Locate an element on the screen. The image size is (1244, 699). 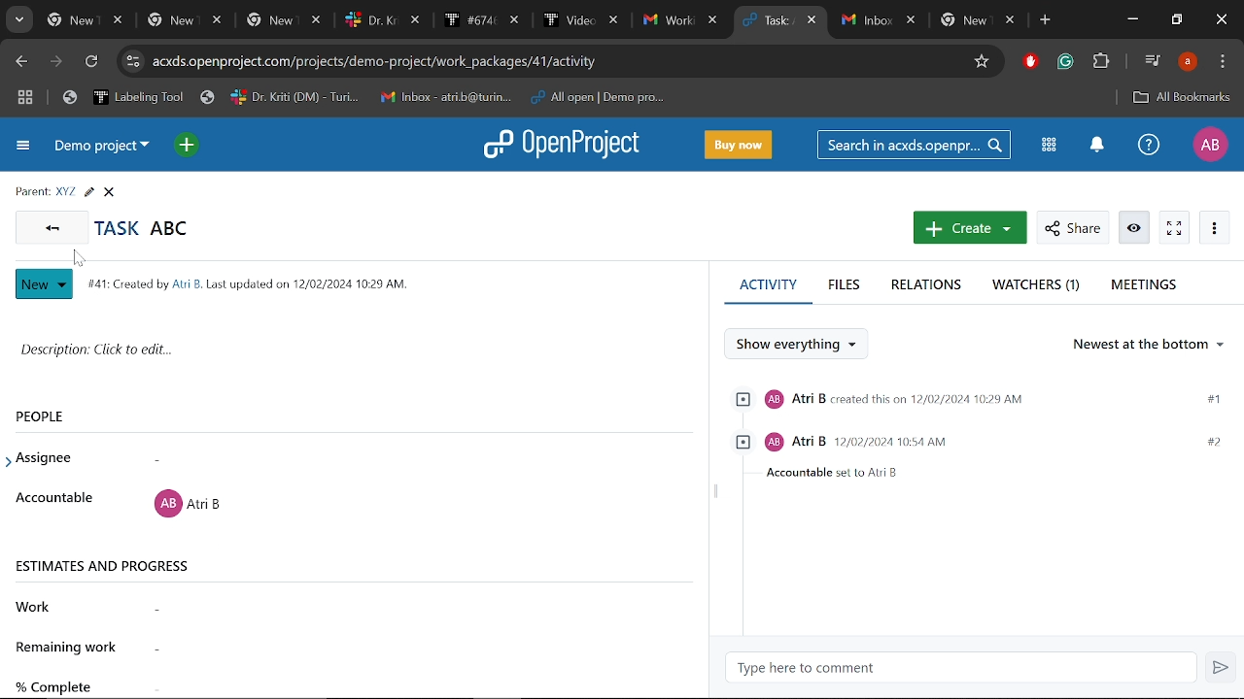
Search tabs is located at coordinates (17, 20).